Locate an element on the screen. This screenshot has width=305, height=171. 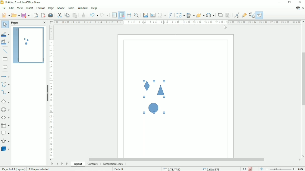
Transformations is located at coordinates (180, 15).